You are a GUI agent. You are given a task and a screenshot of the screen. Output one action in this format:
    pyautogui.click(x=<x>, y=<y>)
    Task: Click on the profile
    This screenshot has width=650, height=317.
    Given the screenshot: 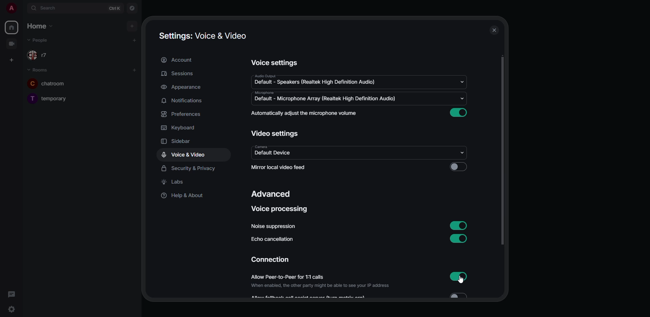 What is the action you would take?
    pyautogui.click(x=12, y=8)
    